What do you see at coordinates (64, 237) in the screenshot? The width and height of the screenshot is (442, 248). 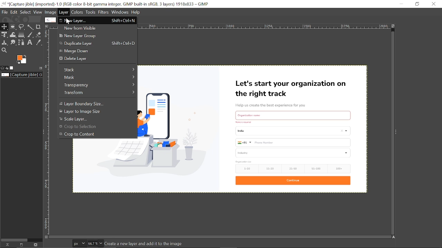 I see `Horizontal scrollbar for tools` at bounding box center [64, 237].